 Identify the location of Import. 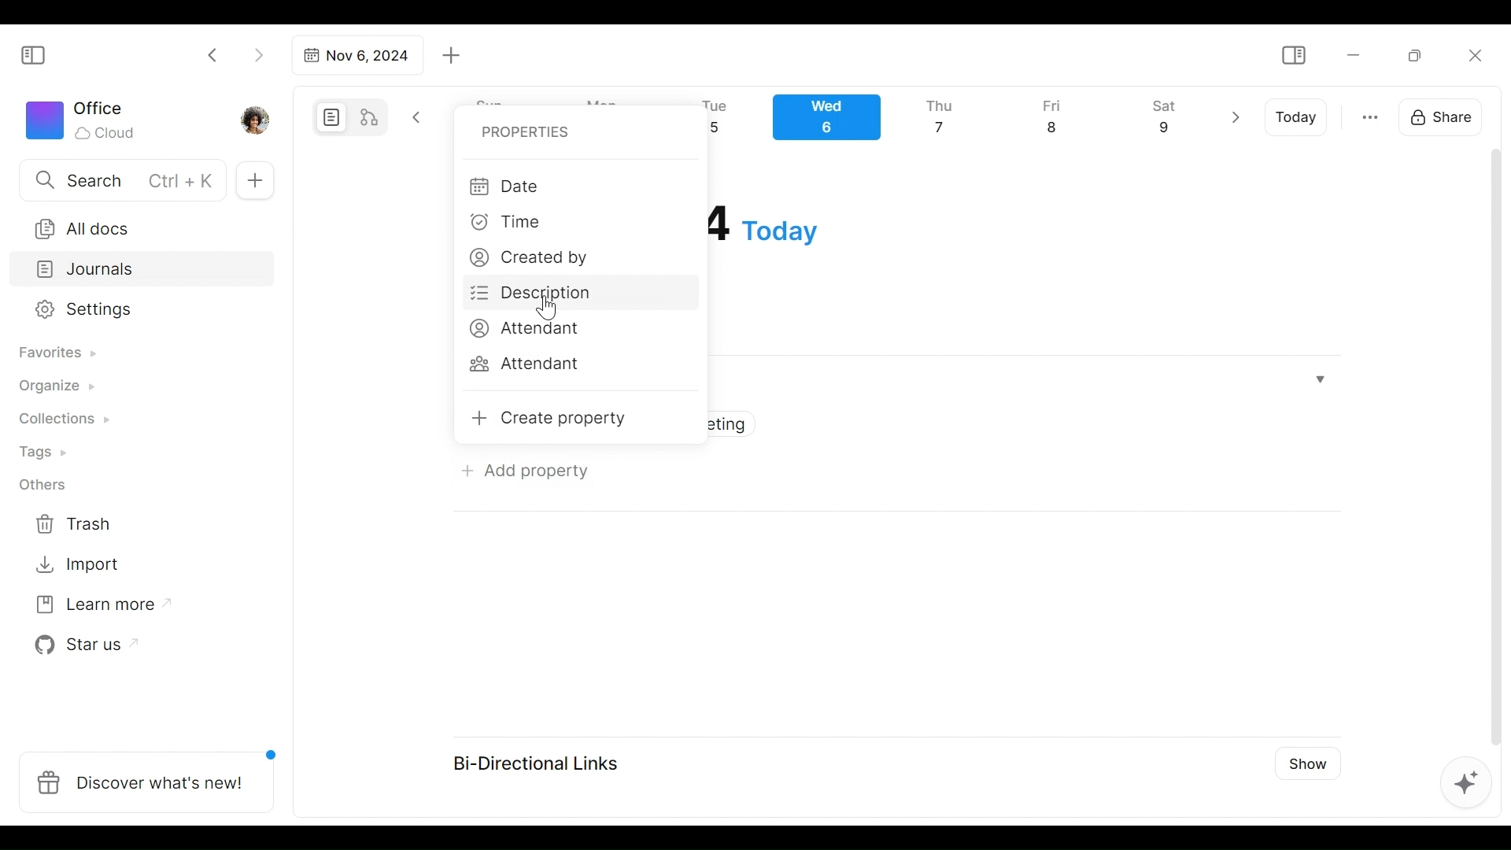
(79, 563).